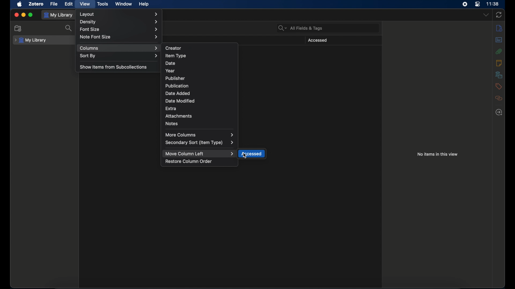 This screenshot has height=289, width=515. What do you see at coordinates (69, 28) in the screenshot?
I see `search` at bounding box center [69, 28].